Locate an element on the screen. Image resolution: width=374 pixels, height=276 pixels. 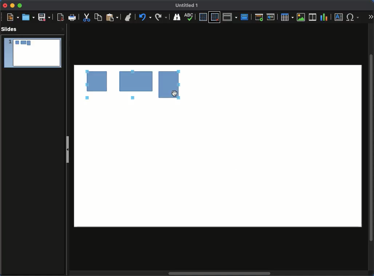
Scroll bar is located at coordinates (221, 273).